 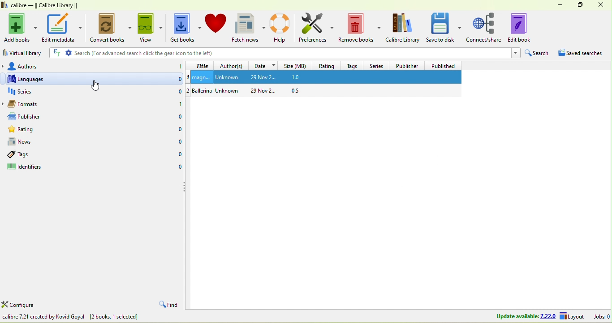 I want to click on cursor movement, so click(x=97, y=86).